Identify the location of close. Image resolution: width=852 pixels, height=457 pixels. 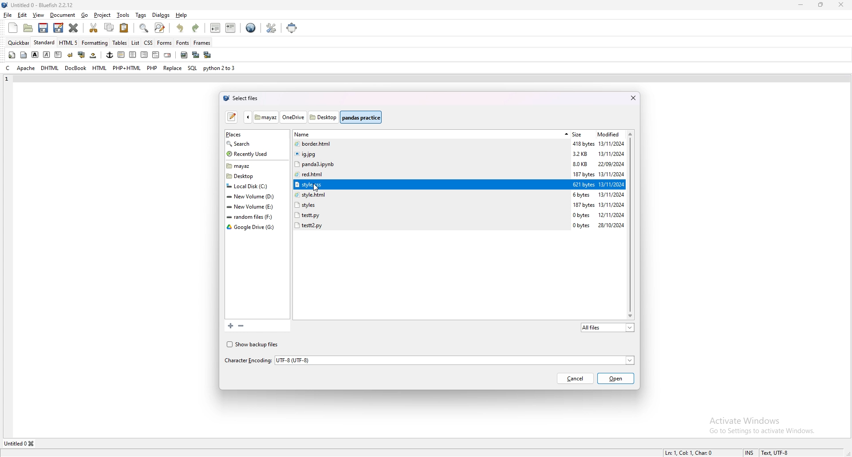
(841, 5).